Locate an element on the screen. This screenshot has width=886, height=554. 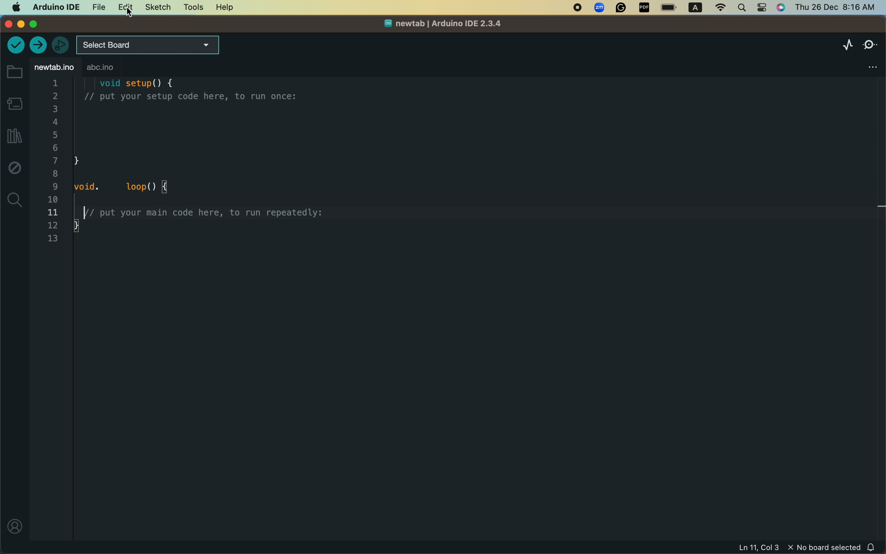
file information is located at coordinates (767, 548).